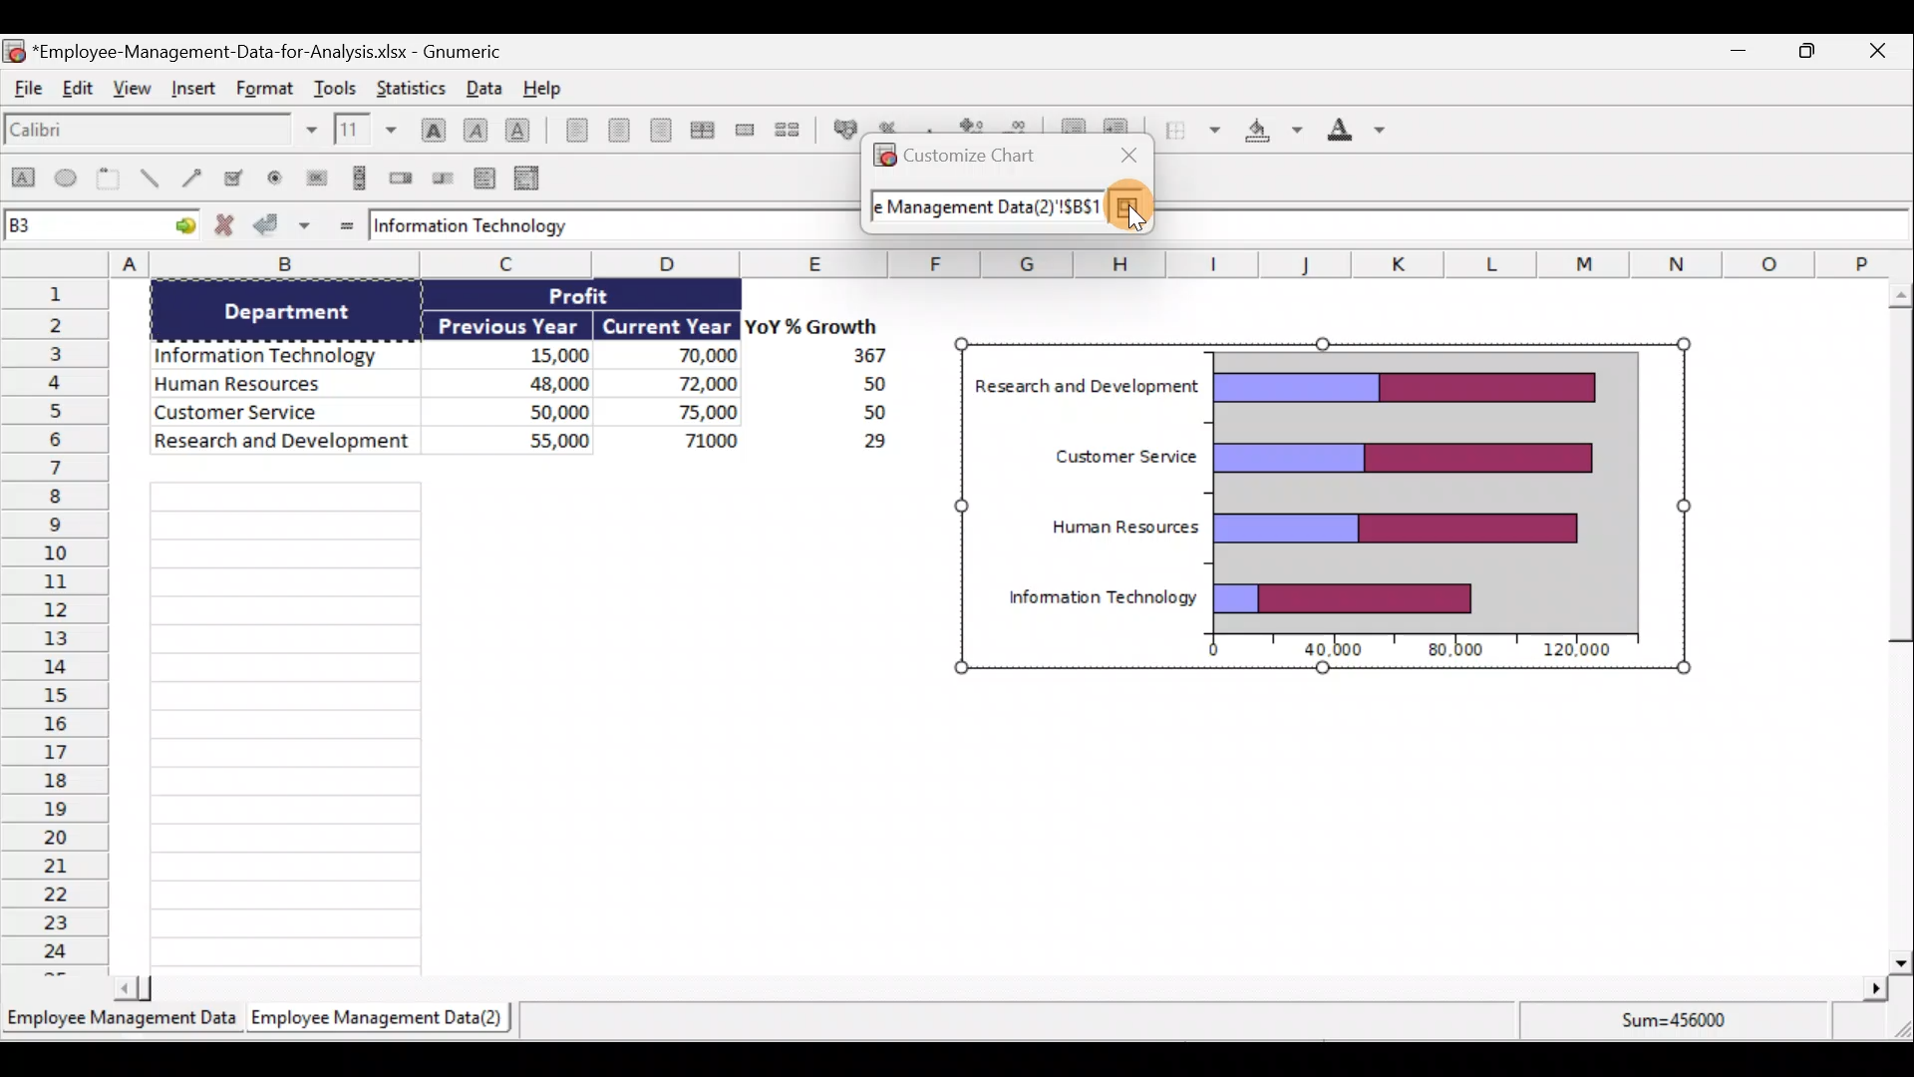 The image size is (1914, 1077). Describe the element at coordinates (242, 178) in the screenshot. I see `Create a checkbox` at that location.